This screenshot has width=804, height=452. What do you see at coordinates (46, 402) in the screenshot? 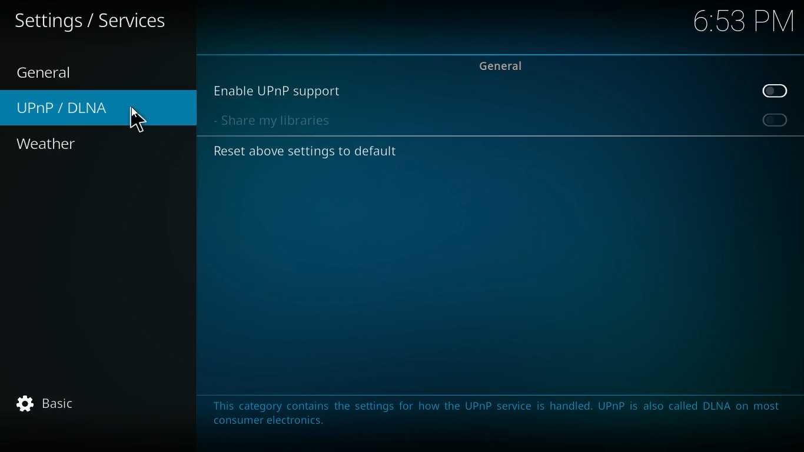
I see `£3 Basic` at bounding box center [46, 402].